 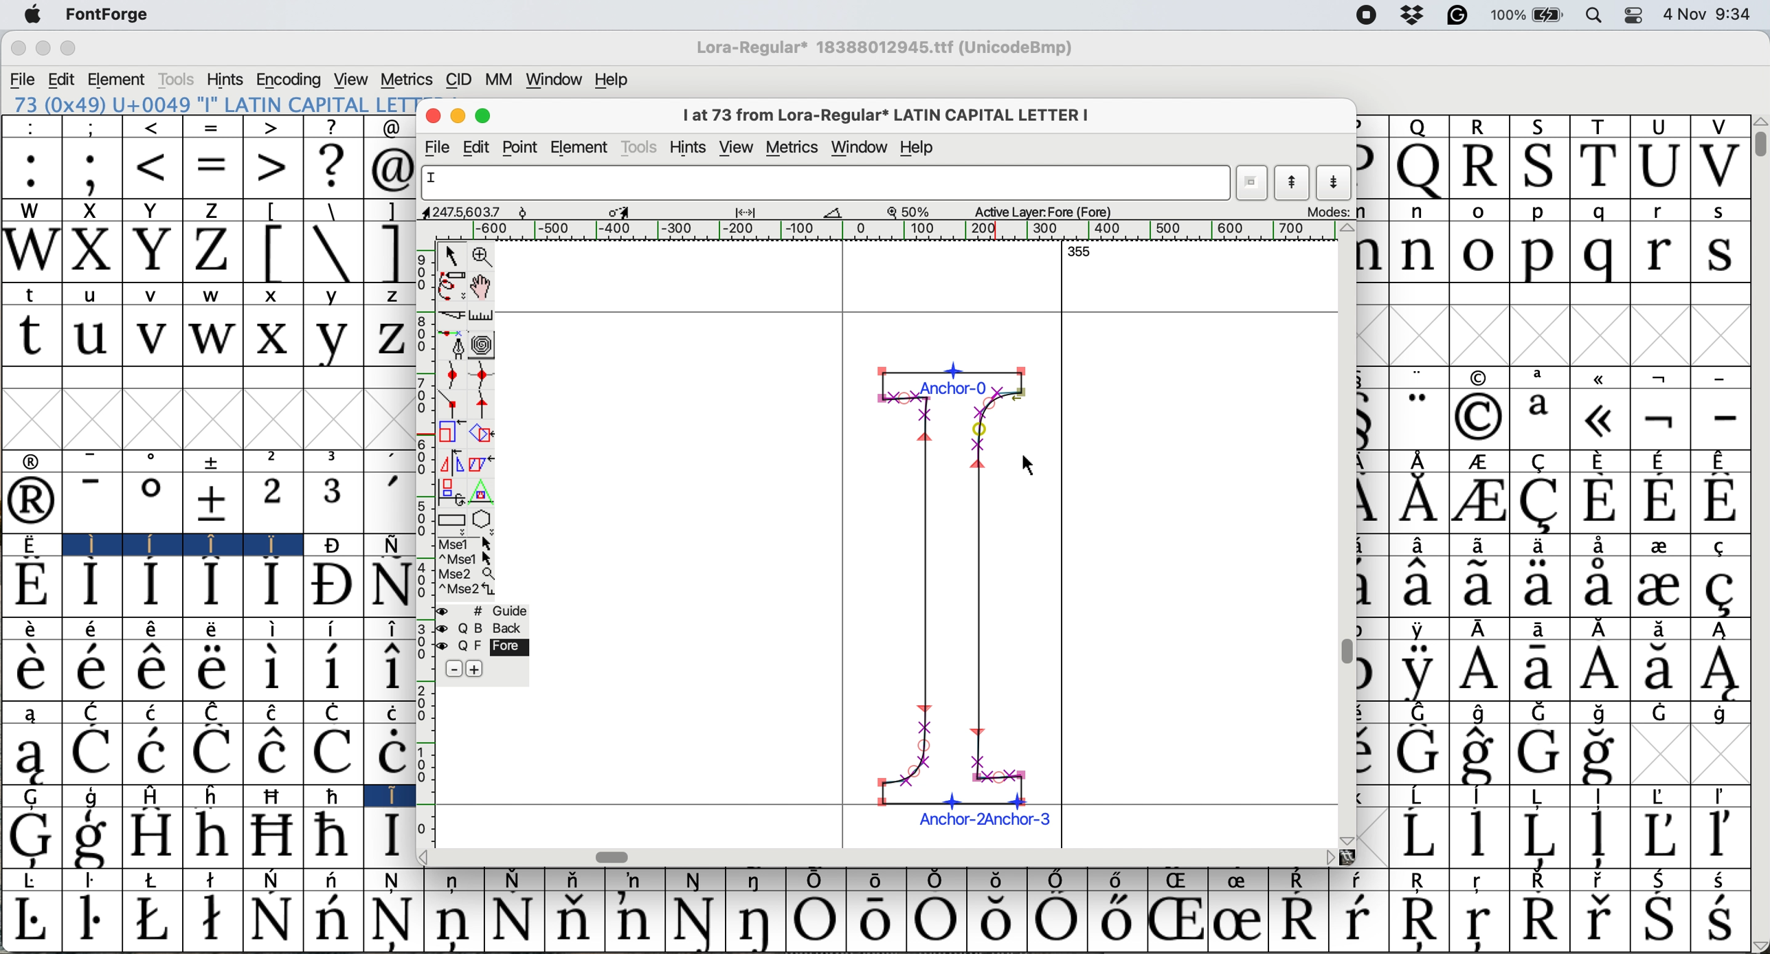 I want to click on zoom in, so click(x=482, y=256).